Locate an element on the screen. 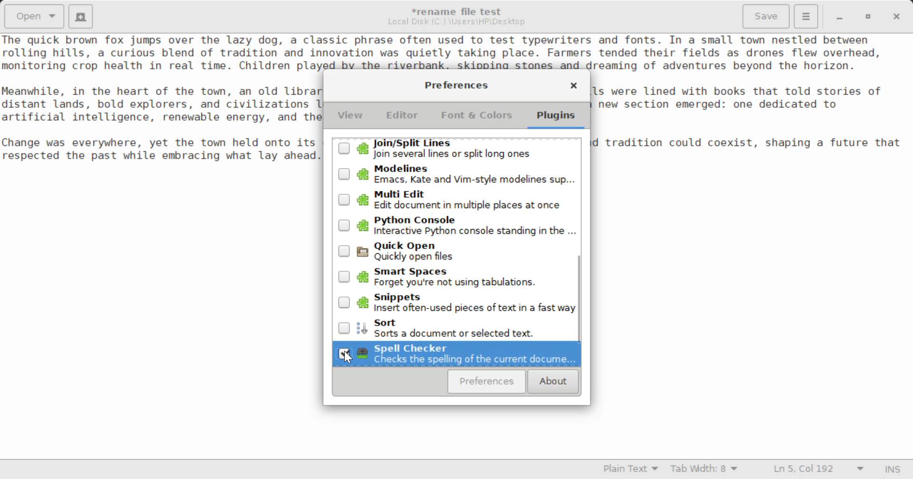 The image size is (913, 479). Down Arrow to Selected Spell Checker Plugin Button  is located at coordinates (456, 354).